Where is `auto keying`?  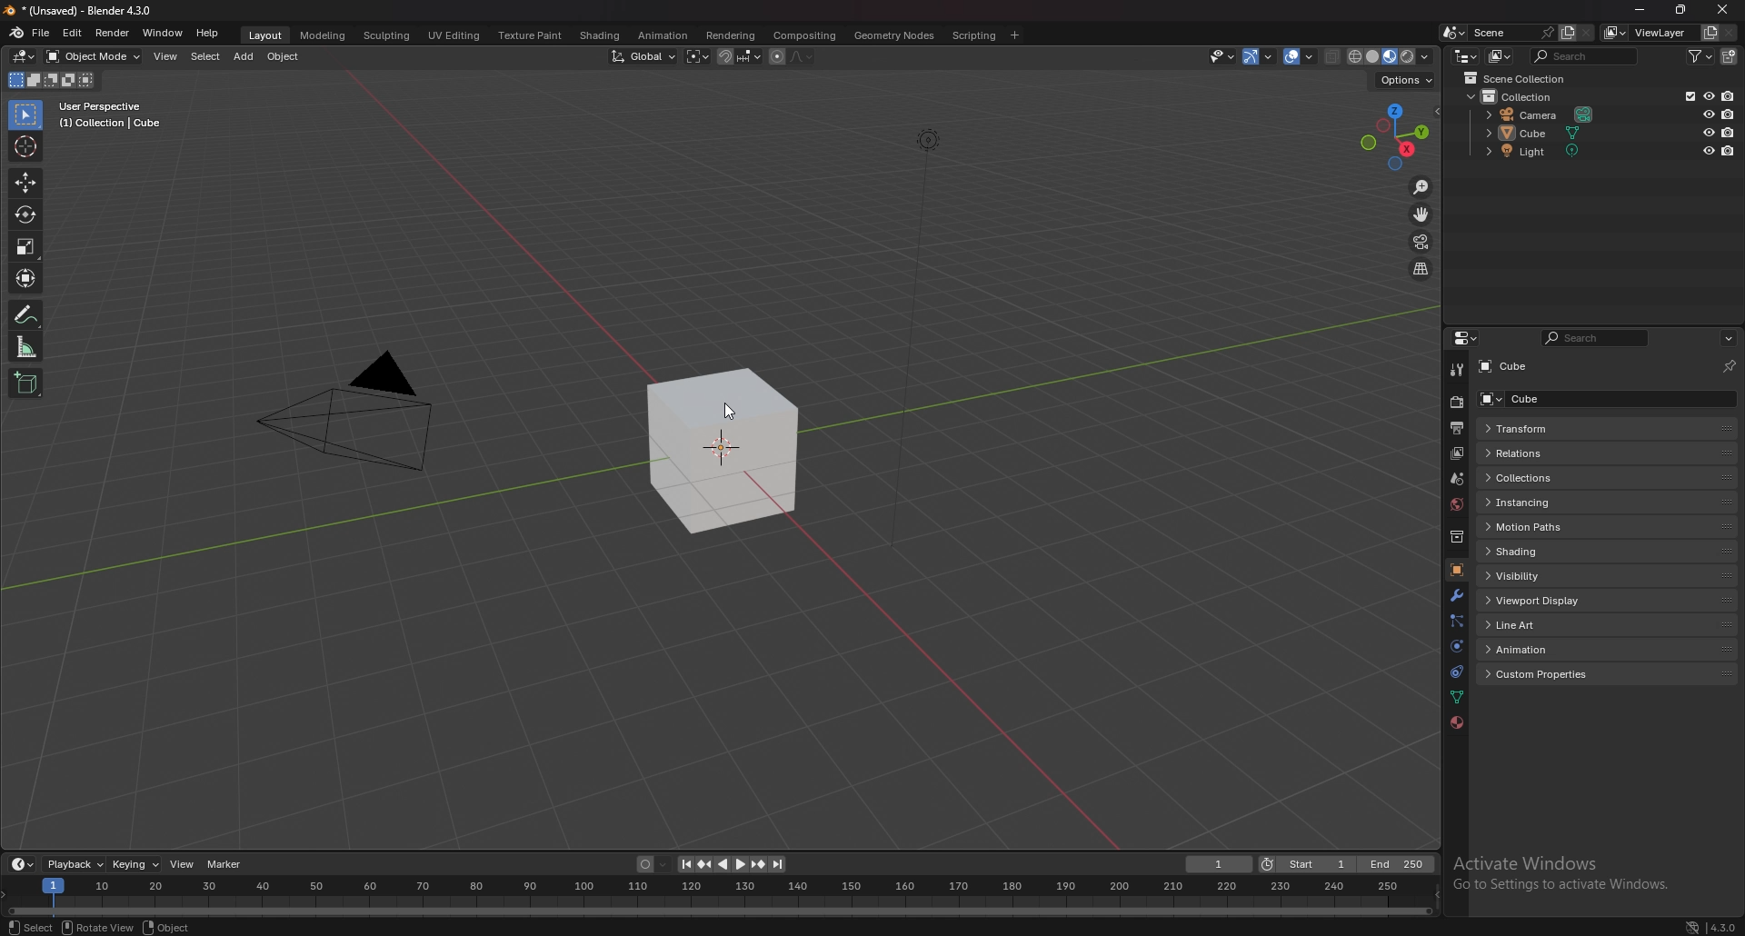
auto keying is located at coordinates (653, 864).